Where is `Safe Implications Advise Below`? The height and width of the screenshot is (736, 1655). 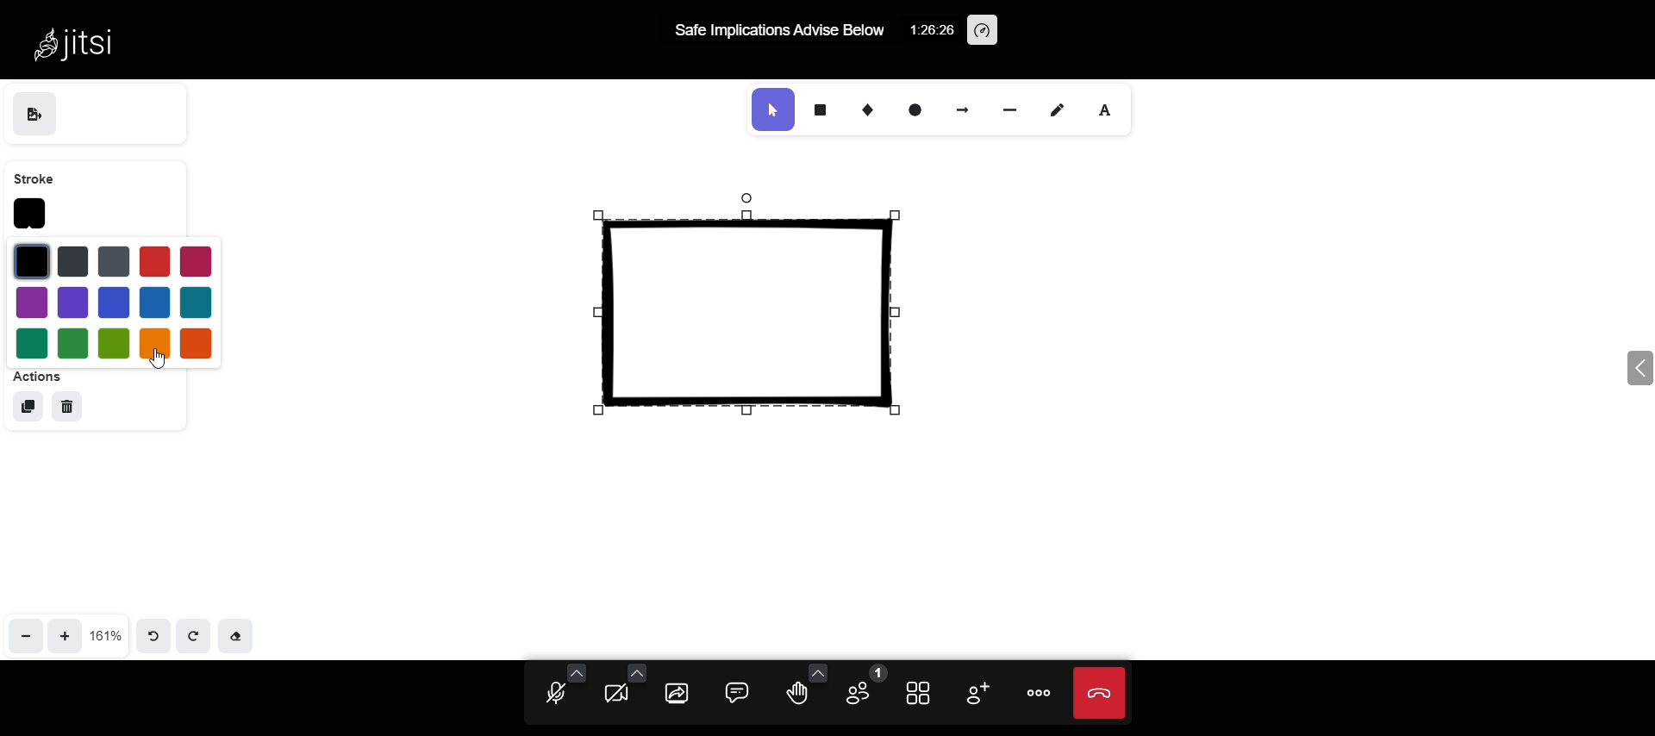 Safe Implications Advise Below is located at coordinates (778, 29).